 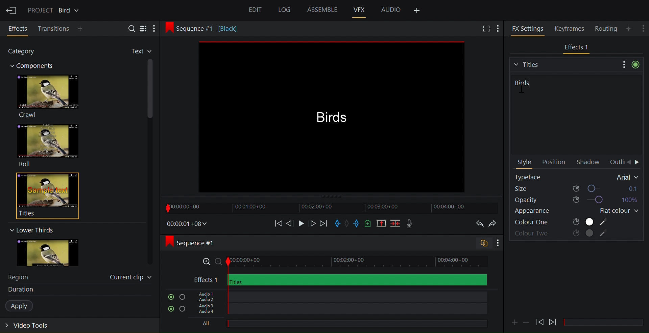 I want to click on Components, so click(x=35, y=67).